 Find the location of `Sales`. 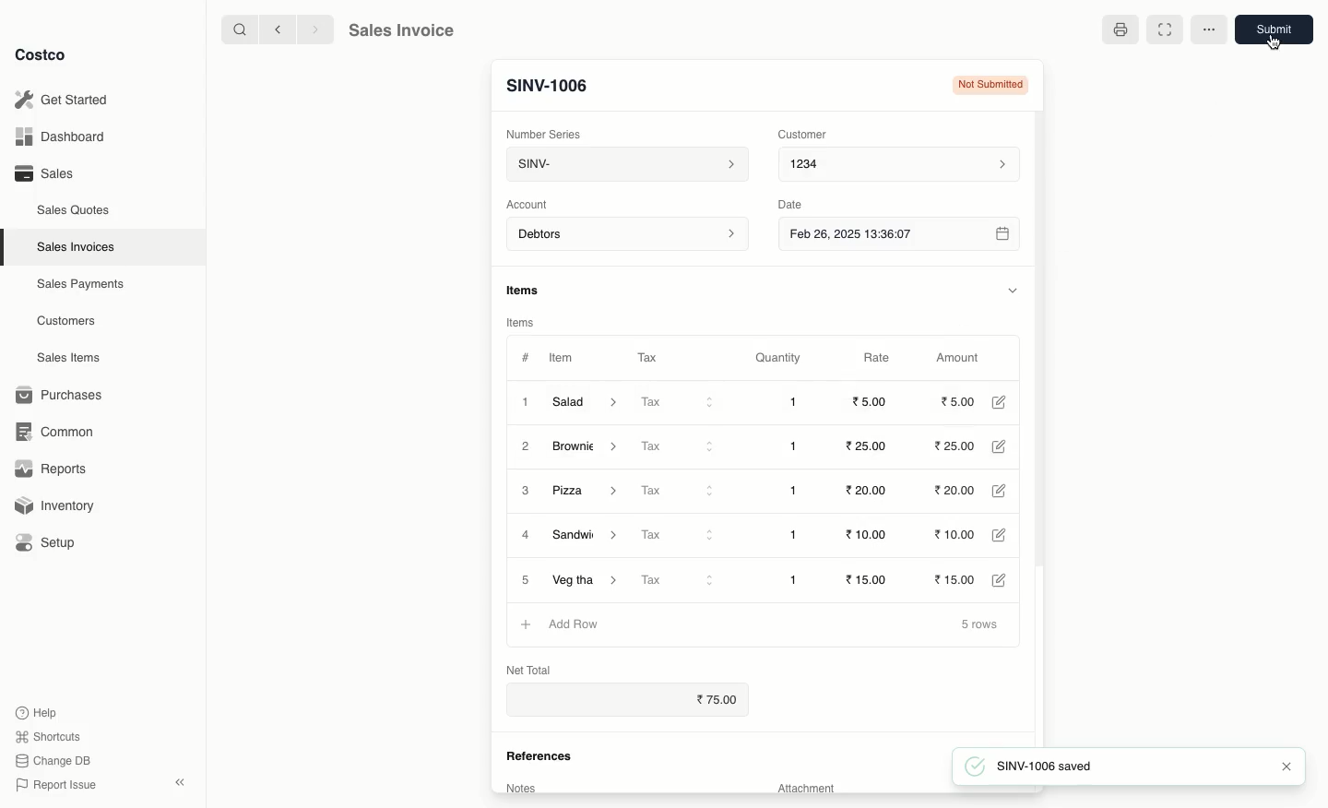

Sales is located at coordinates (43, 173).